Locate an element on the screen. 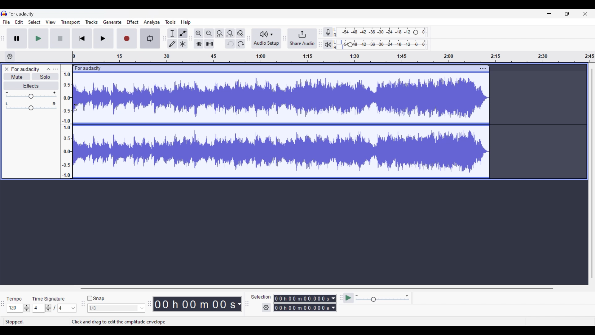  selection is located at coordinates (261, 297).